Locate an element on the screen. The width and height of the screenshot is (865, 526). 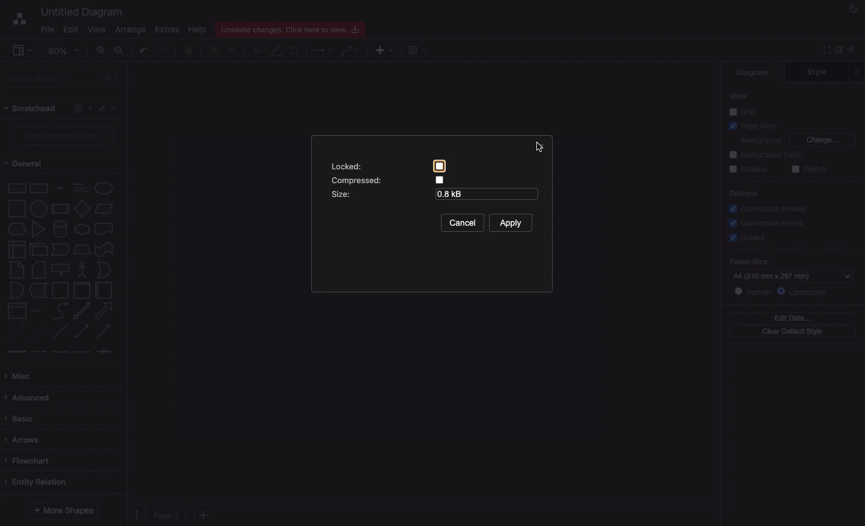
Edit is located at coordinates (71, 29).